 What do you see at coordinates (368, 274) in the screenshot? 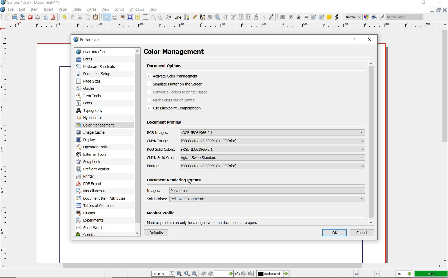
I see `coordinates` at bounding box center [368, 274].